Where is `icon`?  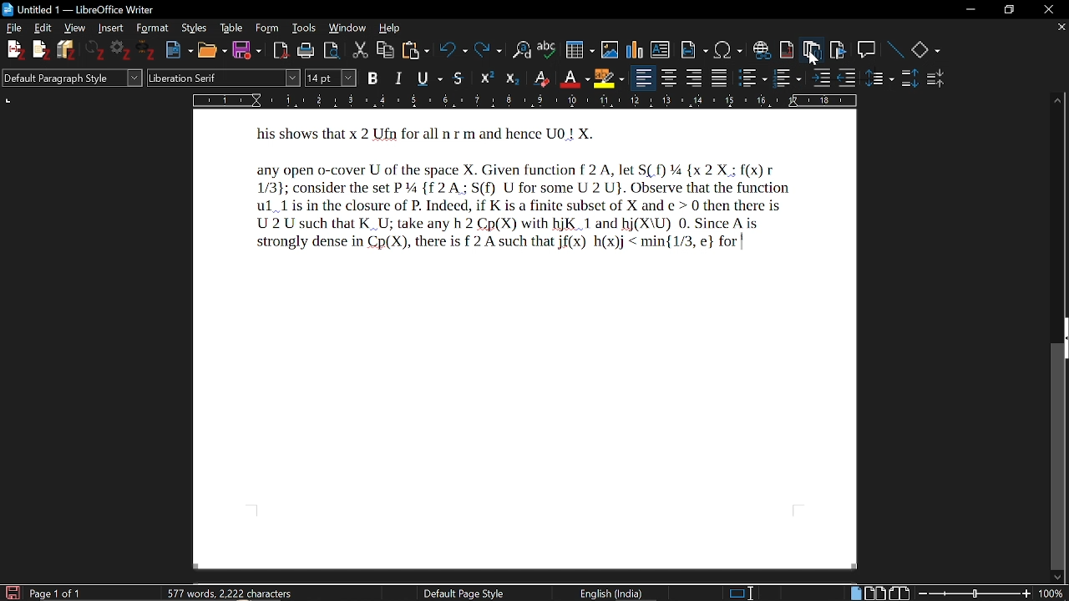 icon is located at coordinates (8, 10).